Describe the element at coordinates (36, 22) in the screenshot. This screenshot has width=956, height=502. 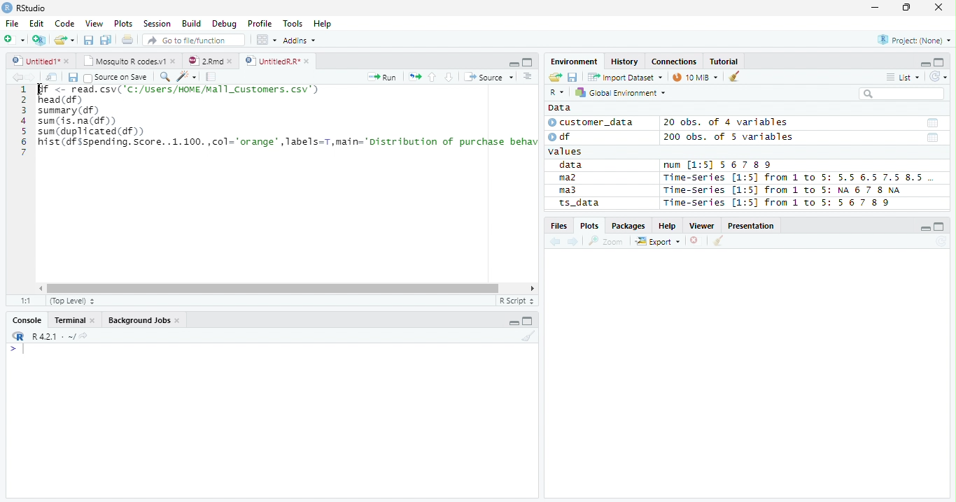
I see `Edit` at that location.